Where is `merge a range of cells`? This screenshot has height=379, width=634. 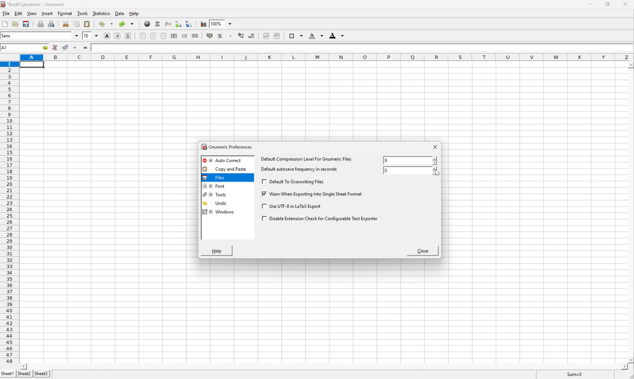
merge a range of cells is located at coordinates (184, 35).